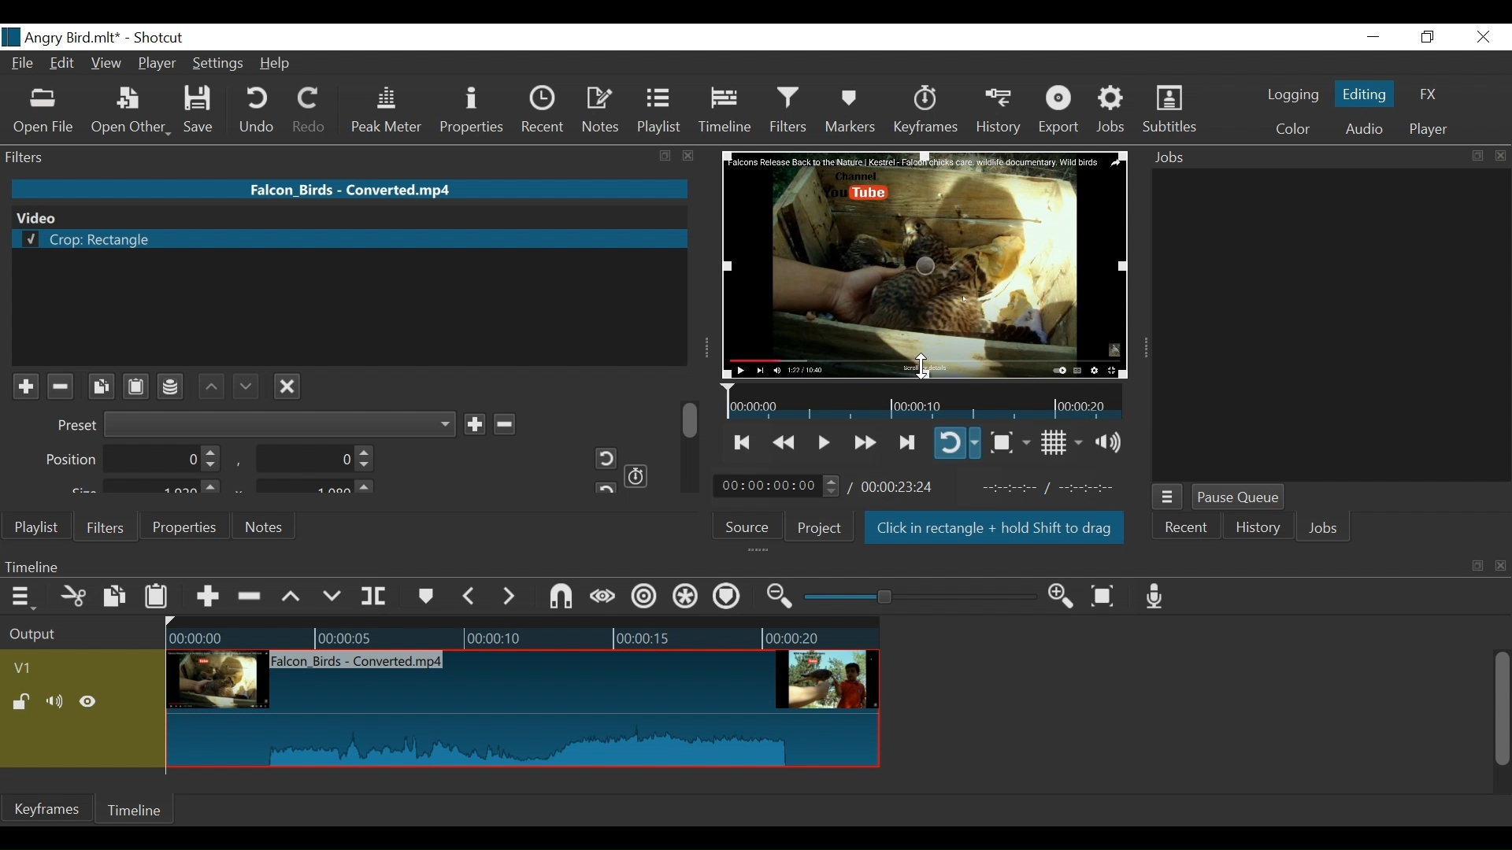  I want to click on Minus, so click(59, 386).